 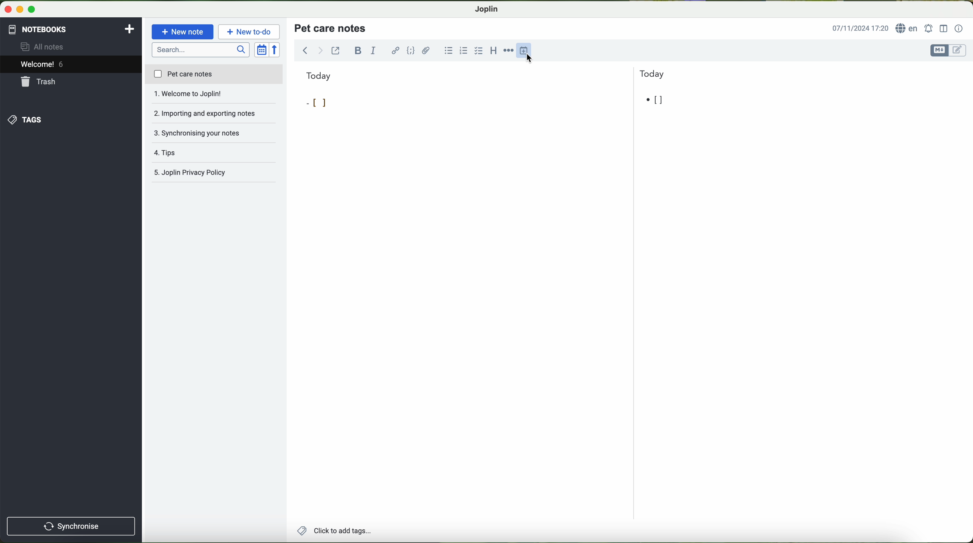 I want to click on horizontal rule, so click(x=510, y=51).